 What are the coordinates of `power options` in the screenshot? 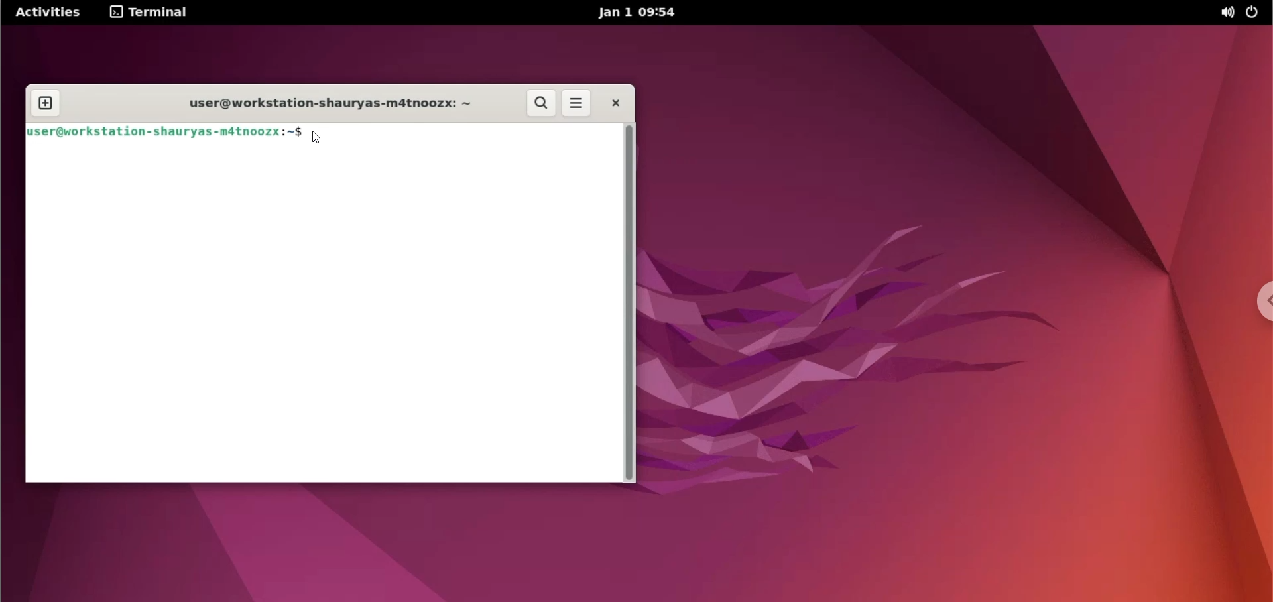 It's located at (1256, 13).